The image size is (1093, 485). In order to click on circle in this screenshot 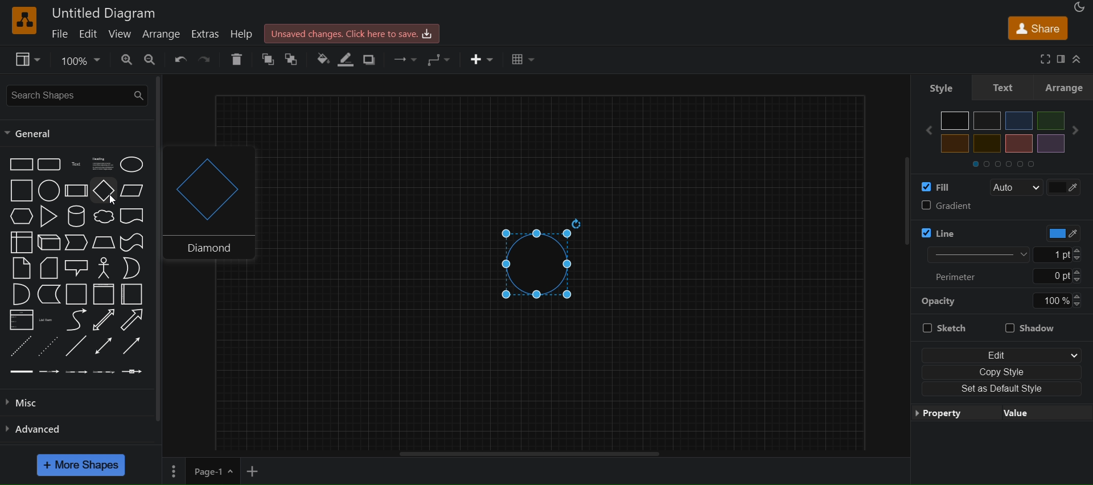, I will do `click(47, 192)`.